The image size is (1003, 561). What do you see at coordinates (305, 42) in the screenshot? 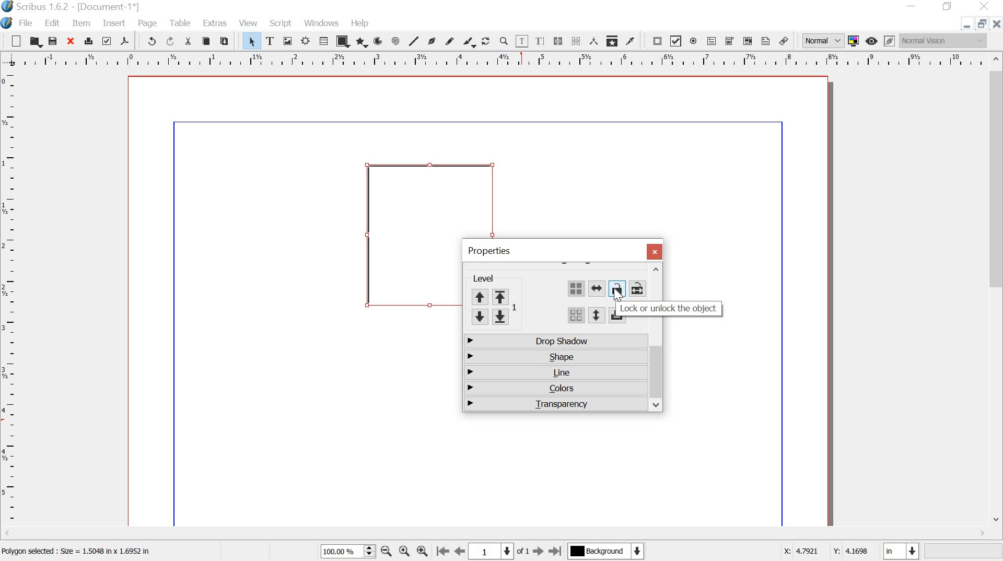
I see `render frame` at bounding box center [305, 42].